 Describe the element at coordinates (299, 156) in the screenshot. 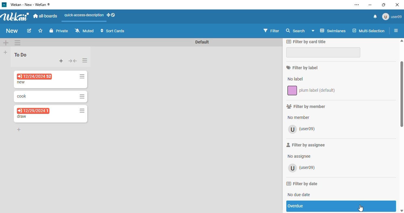

I see `no assignee` at that location.